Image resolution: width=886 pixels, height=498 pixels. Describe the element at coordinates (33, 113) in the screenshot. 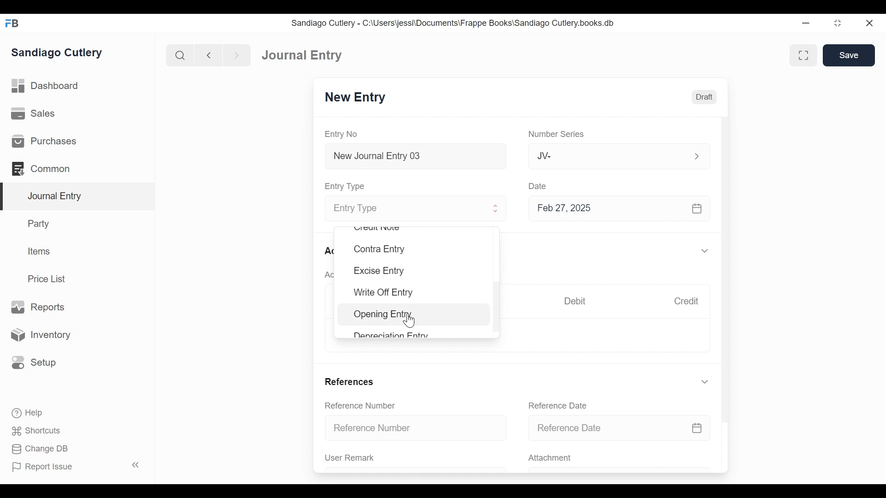

I see `Sales` at that location.